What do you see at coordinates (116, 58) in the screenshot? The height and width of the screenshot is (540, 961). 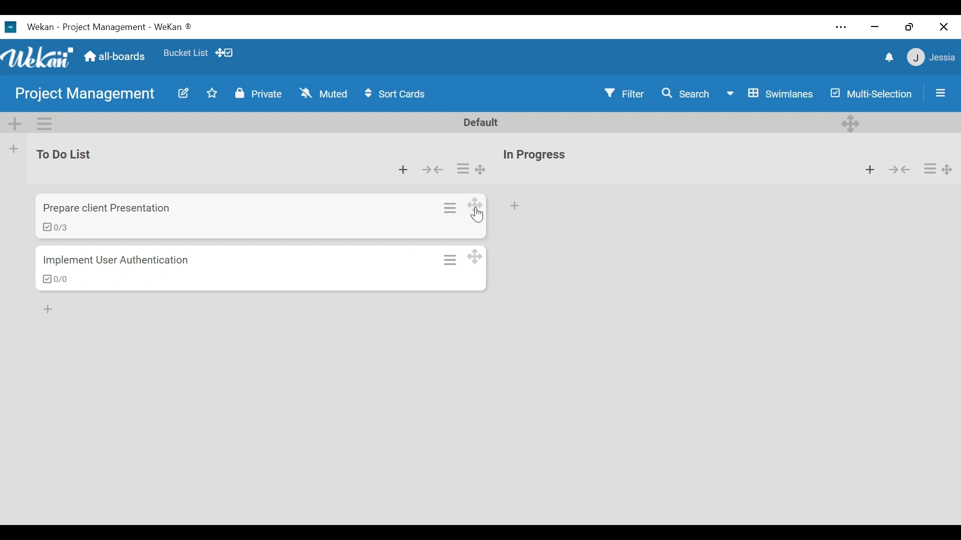 I see `Home (all-boards)` at bounding box center [116, 58].